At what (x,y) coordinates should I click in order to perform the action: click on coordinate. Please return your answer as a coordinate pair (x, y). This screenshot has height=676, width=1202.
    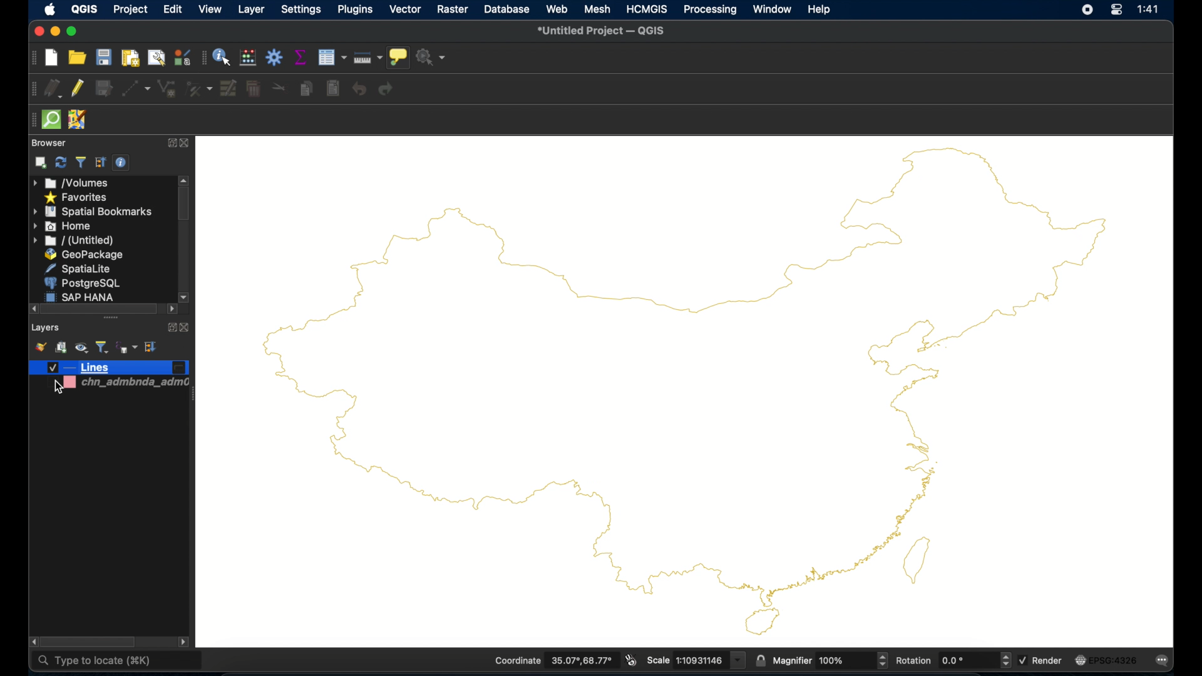
    Looking at the image, I should click on (553, 660).